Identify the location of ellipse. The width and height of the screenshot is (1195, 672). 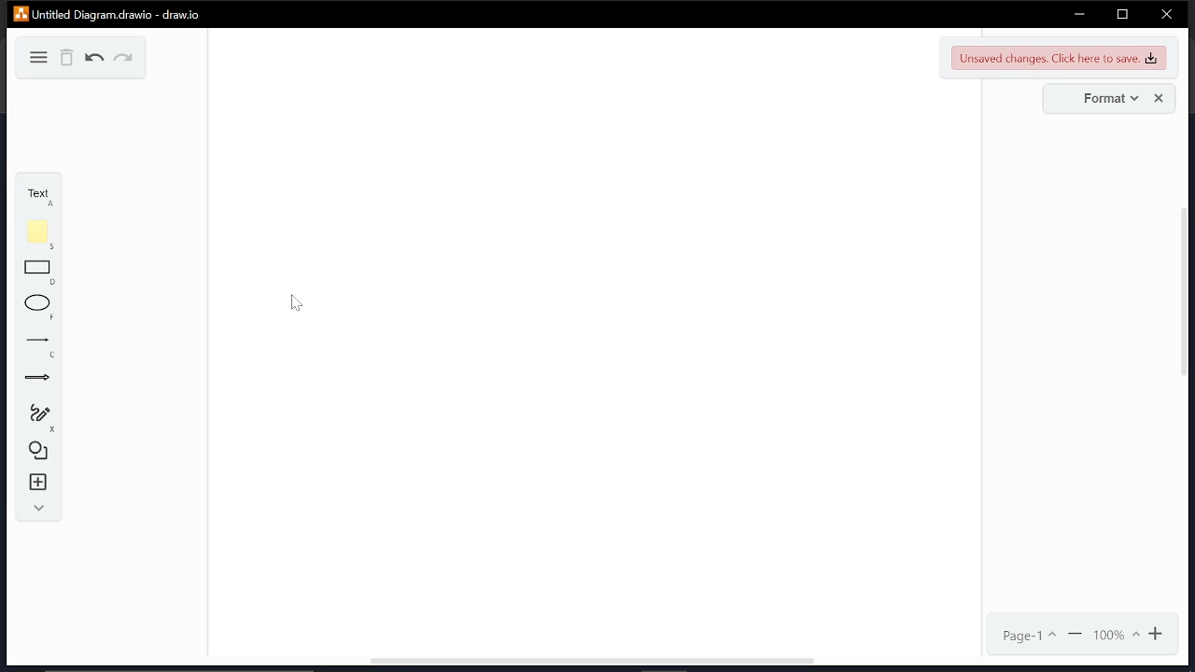
(39, 308).